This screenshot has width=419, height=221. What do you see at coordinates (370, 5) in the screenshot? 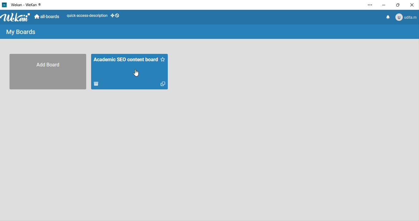
I see `options` at bounding box center [370, 5].